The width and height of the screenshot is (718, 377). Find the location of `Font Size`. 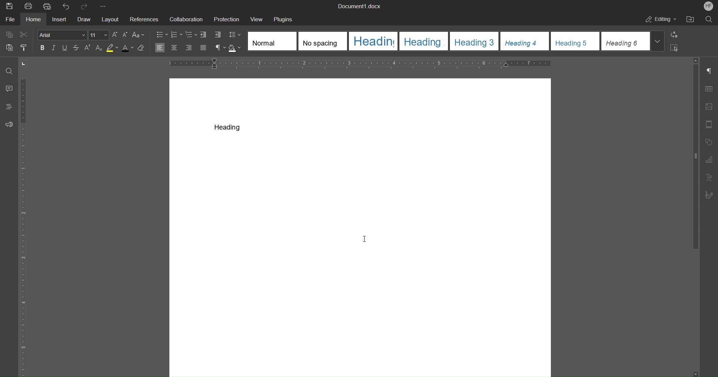

Font Size is located at coordinates (99, 35).